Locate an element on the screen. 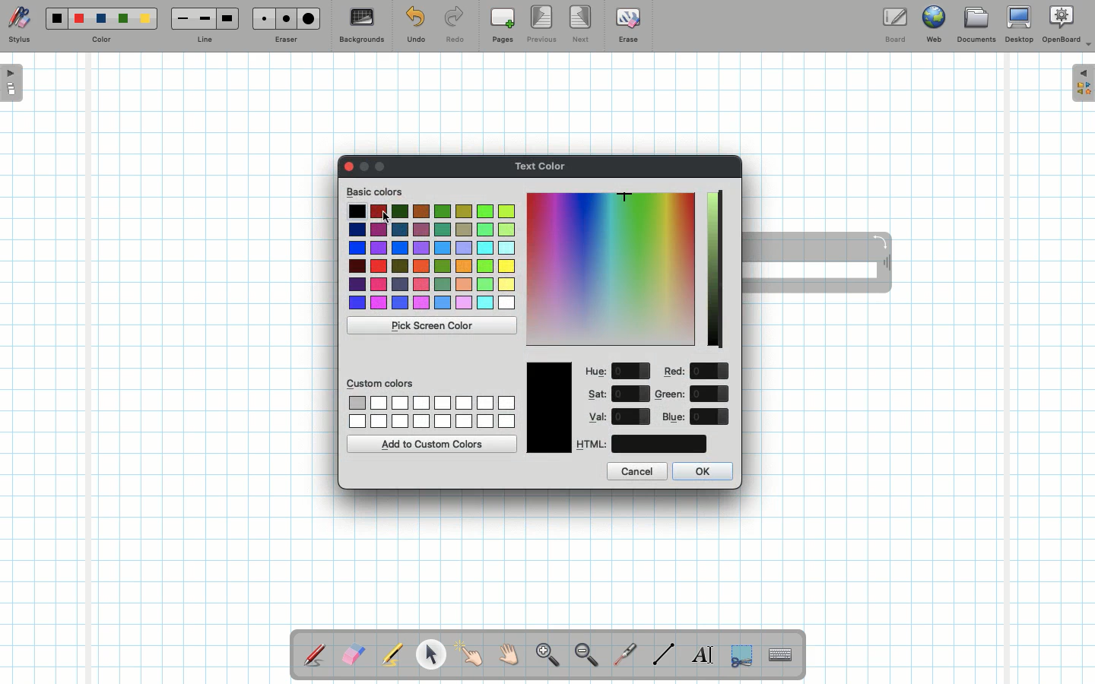 The width and height of the screenshot is (1095, 684). Erase is located at coordinates (627, 24).